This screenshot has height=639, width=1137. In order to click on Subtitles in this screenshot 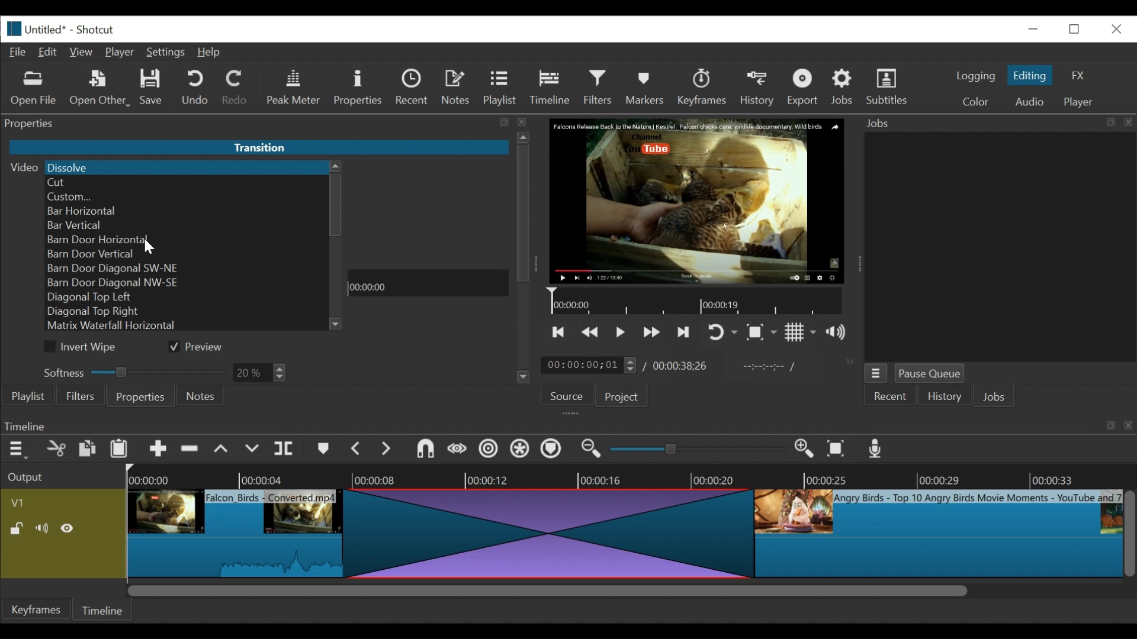, I will do `click(887, 87)`.